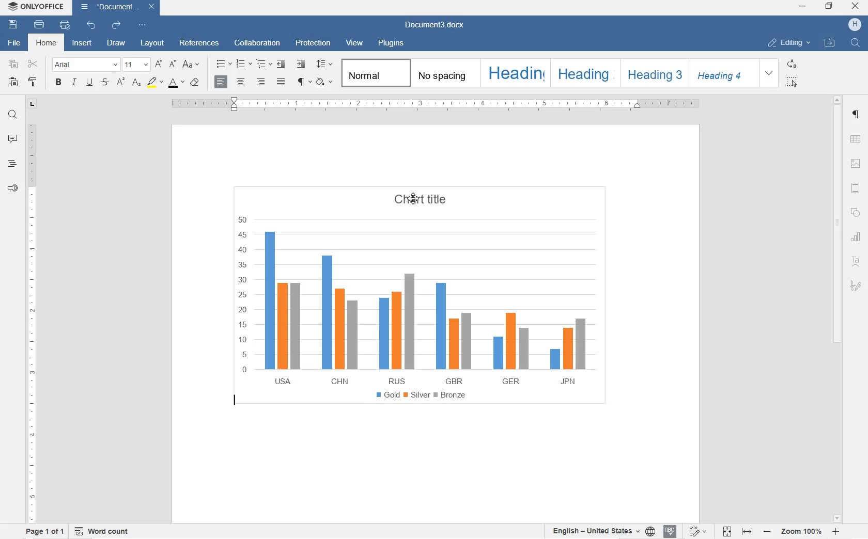 Image resolution: width=868 pixels, height=539 pixels. I want to click on PARAGRAPH LINE SPACING, so click(324, 65).